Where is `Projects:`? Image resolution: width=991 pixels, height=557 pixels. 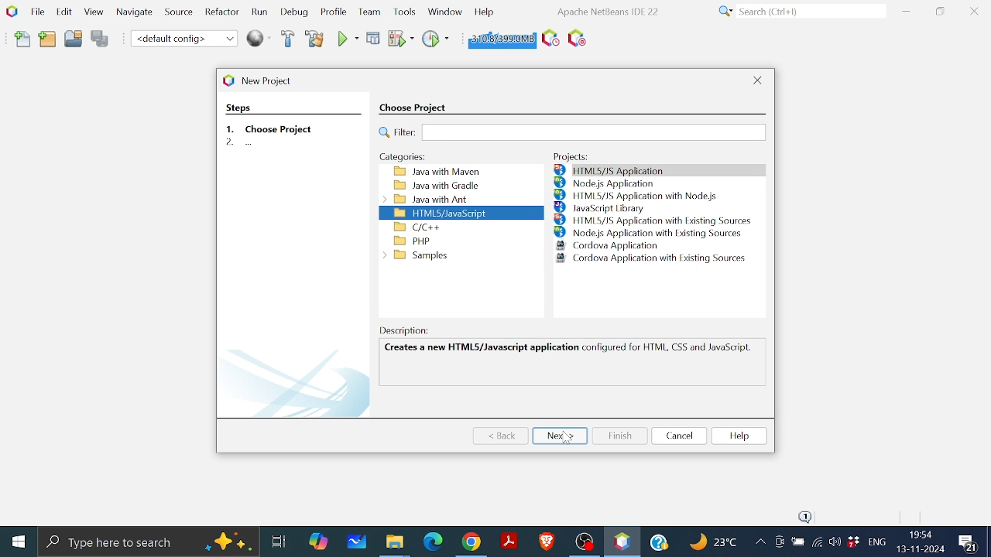 Projects: is located at coordinates (575, 155).